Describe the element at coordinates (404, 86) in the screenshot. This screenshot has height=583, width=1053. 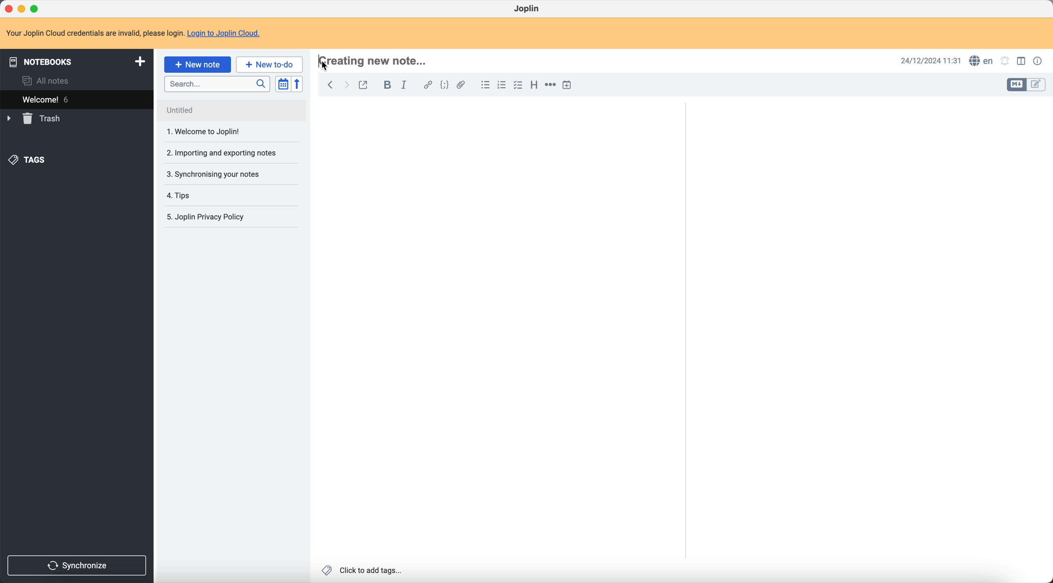
I see `italic` at that location.